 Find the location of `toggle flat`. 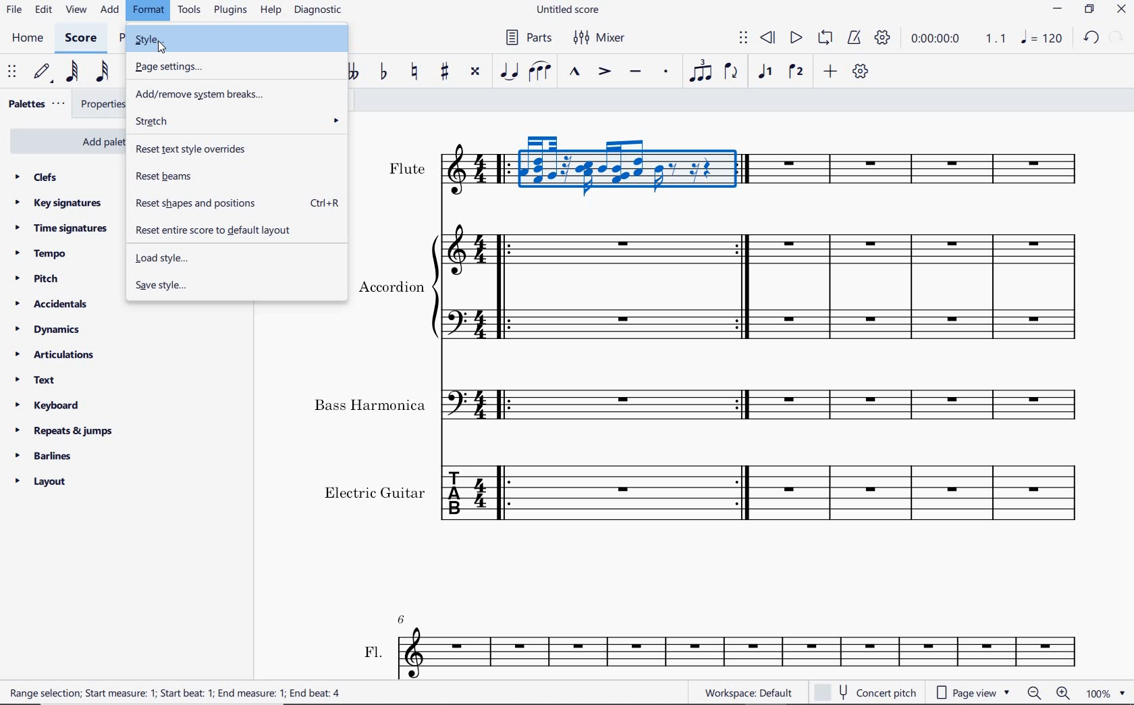

toggle flat is located at coordinates (383, 72).